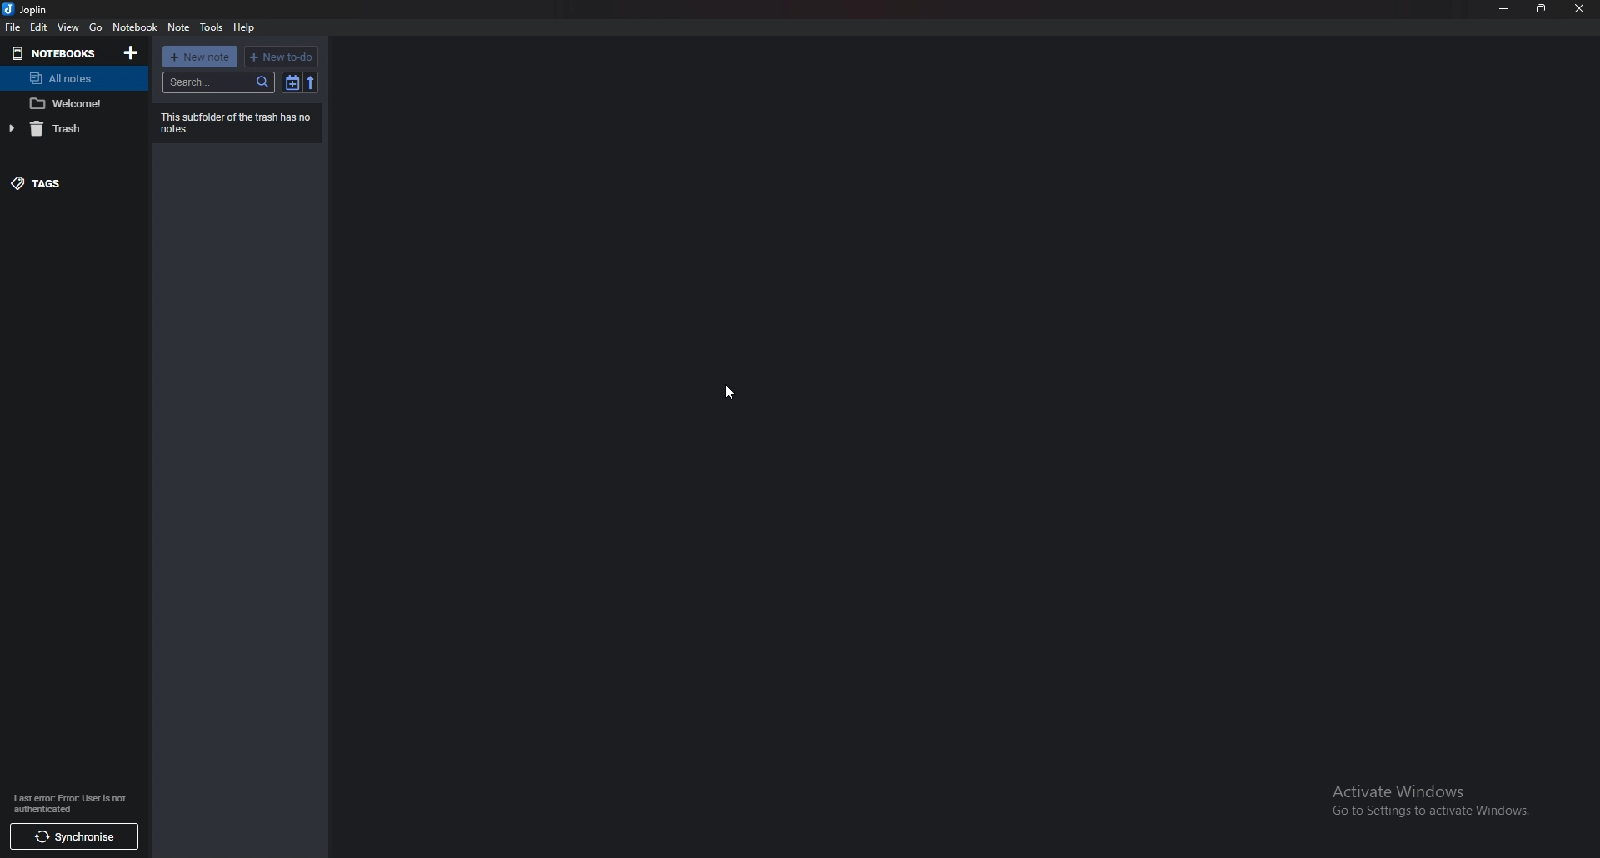 The width and height of the screenshot is (1600, 858). I want to click on Notebook, so click(60, 52).